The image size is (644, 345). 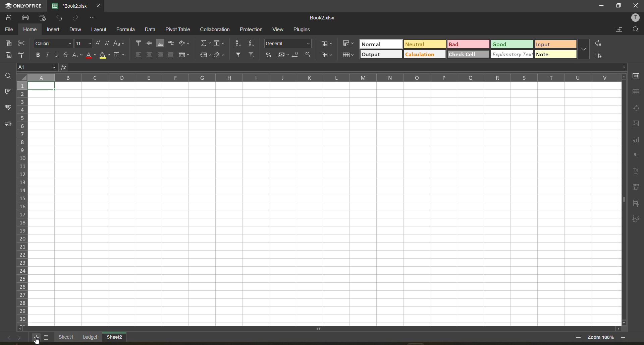 What do you see at coordinates (636, 123) in the screenshot?
I see `images` at bounding box center [636, 123].